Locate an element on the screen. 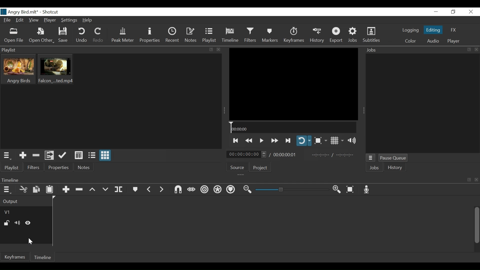 Image resolution: width=480 pixels, height=270 pixels. Toggle display grid on player is located at coordinates (337, 141).